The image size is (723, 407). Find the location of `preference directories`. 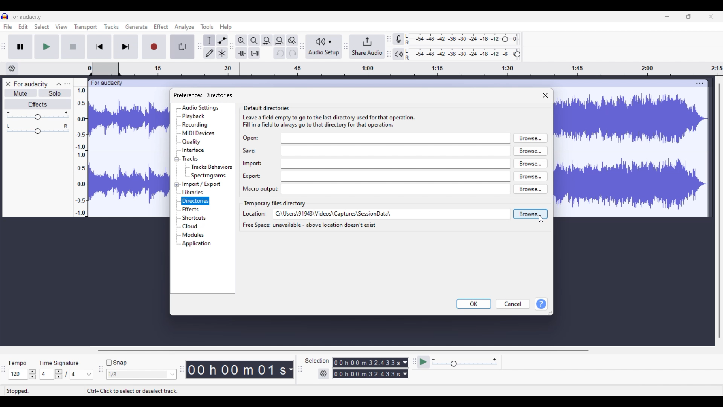

preference directories is located at coordinates (202, 95).